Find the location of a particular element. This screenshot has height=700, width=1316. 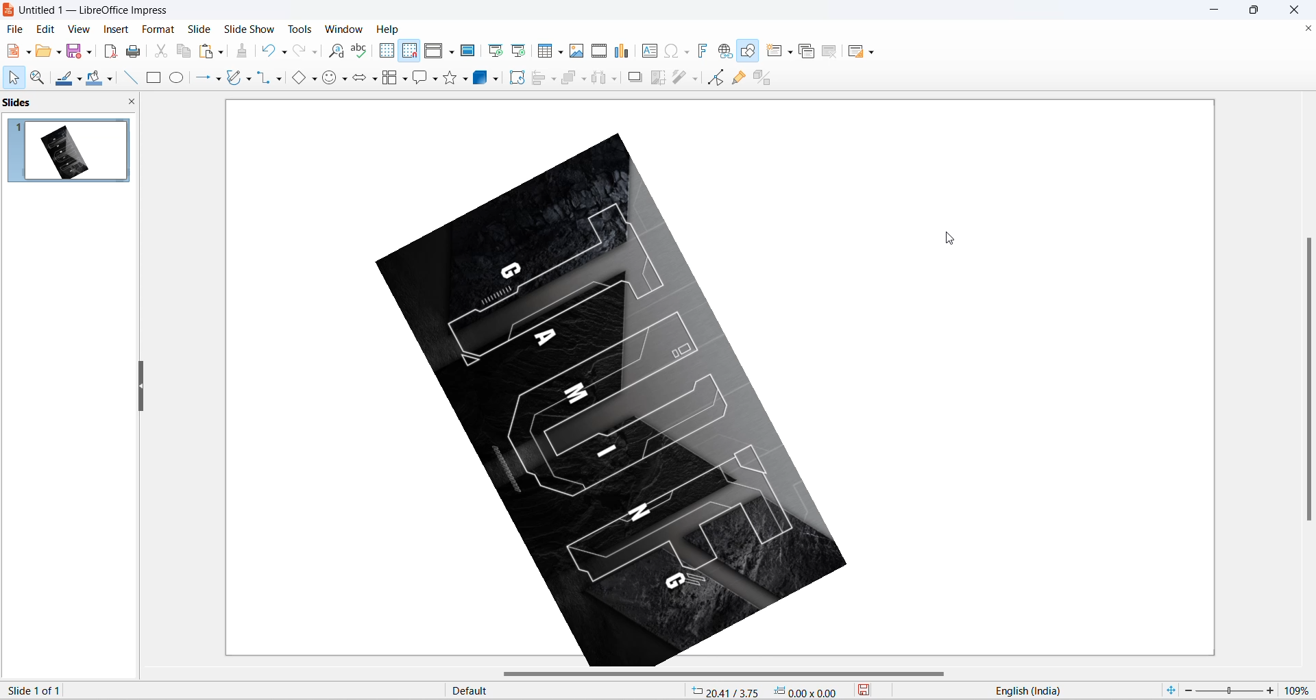

new file options is located at coordinates (29, 53).